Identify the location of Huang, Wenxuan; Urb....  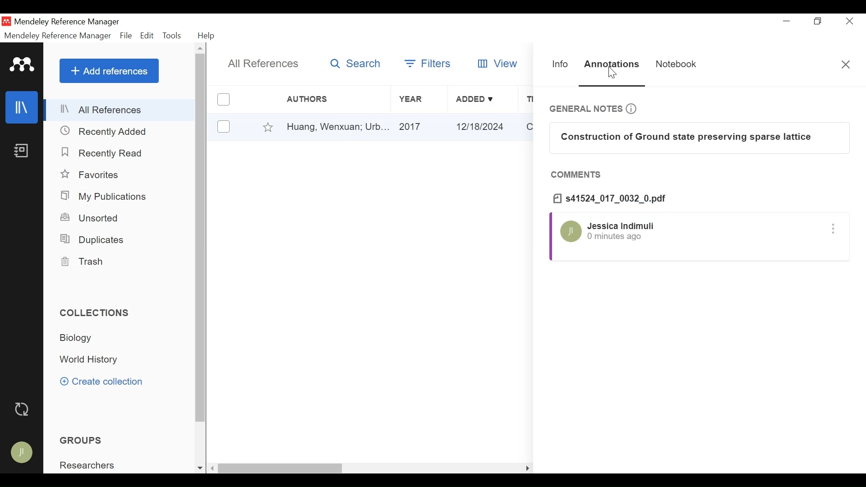
(337, 127).